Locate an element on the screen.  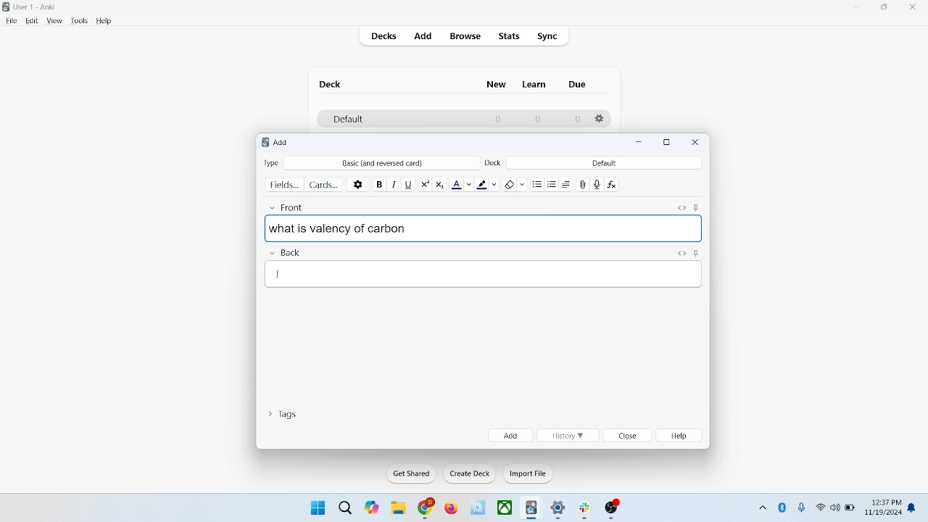
front is located at coordinates (289, 205).